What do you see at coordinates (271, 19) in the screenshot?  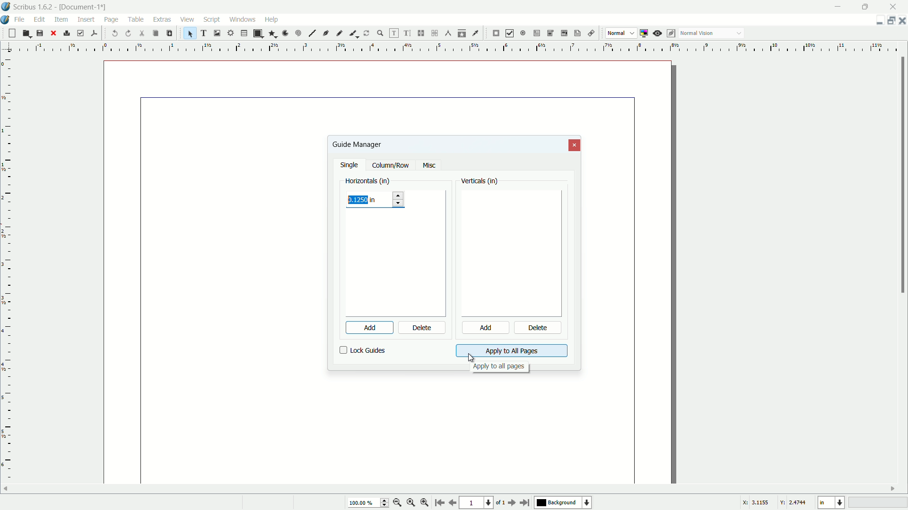 I see `help menu` at bounding box center [271, 19].